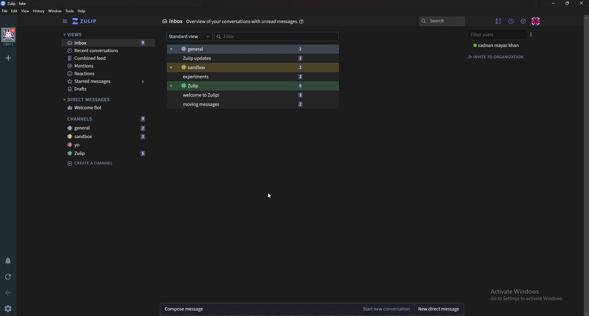 The width and height of the screenshot is (589, 316). Describe the element at coordinates (91, 164) in the screenshot. I see `Create a channel` at that location.